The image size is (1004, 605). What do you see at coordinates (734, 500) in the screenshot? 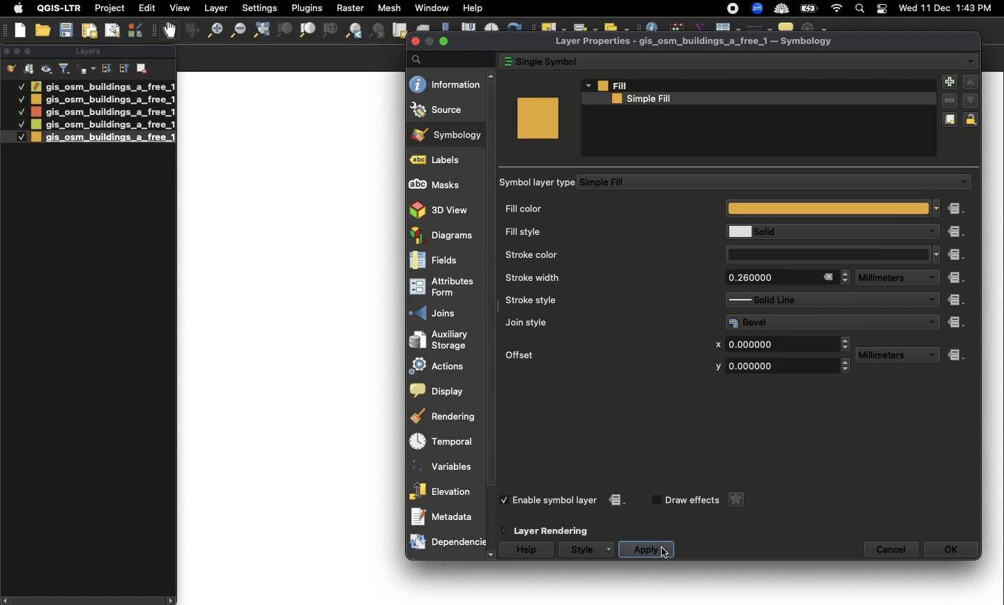
I see `Star` at bounding box center [734, 500].